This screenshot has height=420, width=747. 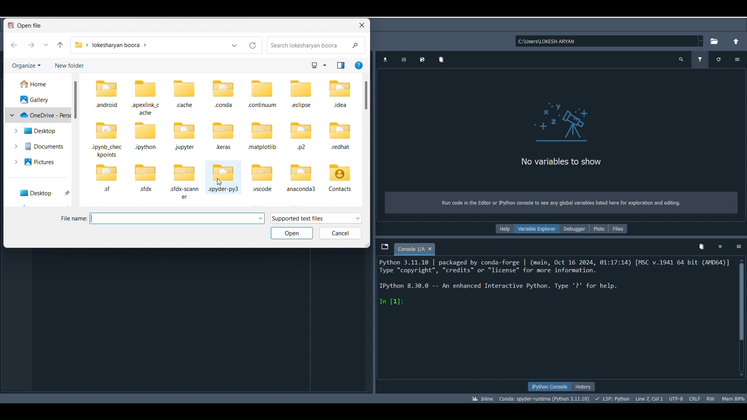 I want to click on Browse a working directory, so click(x=715, y=41).